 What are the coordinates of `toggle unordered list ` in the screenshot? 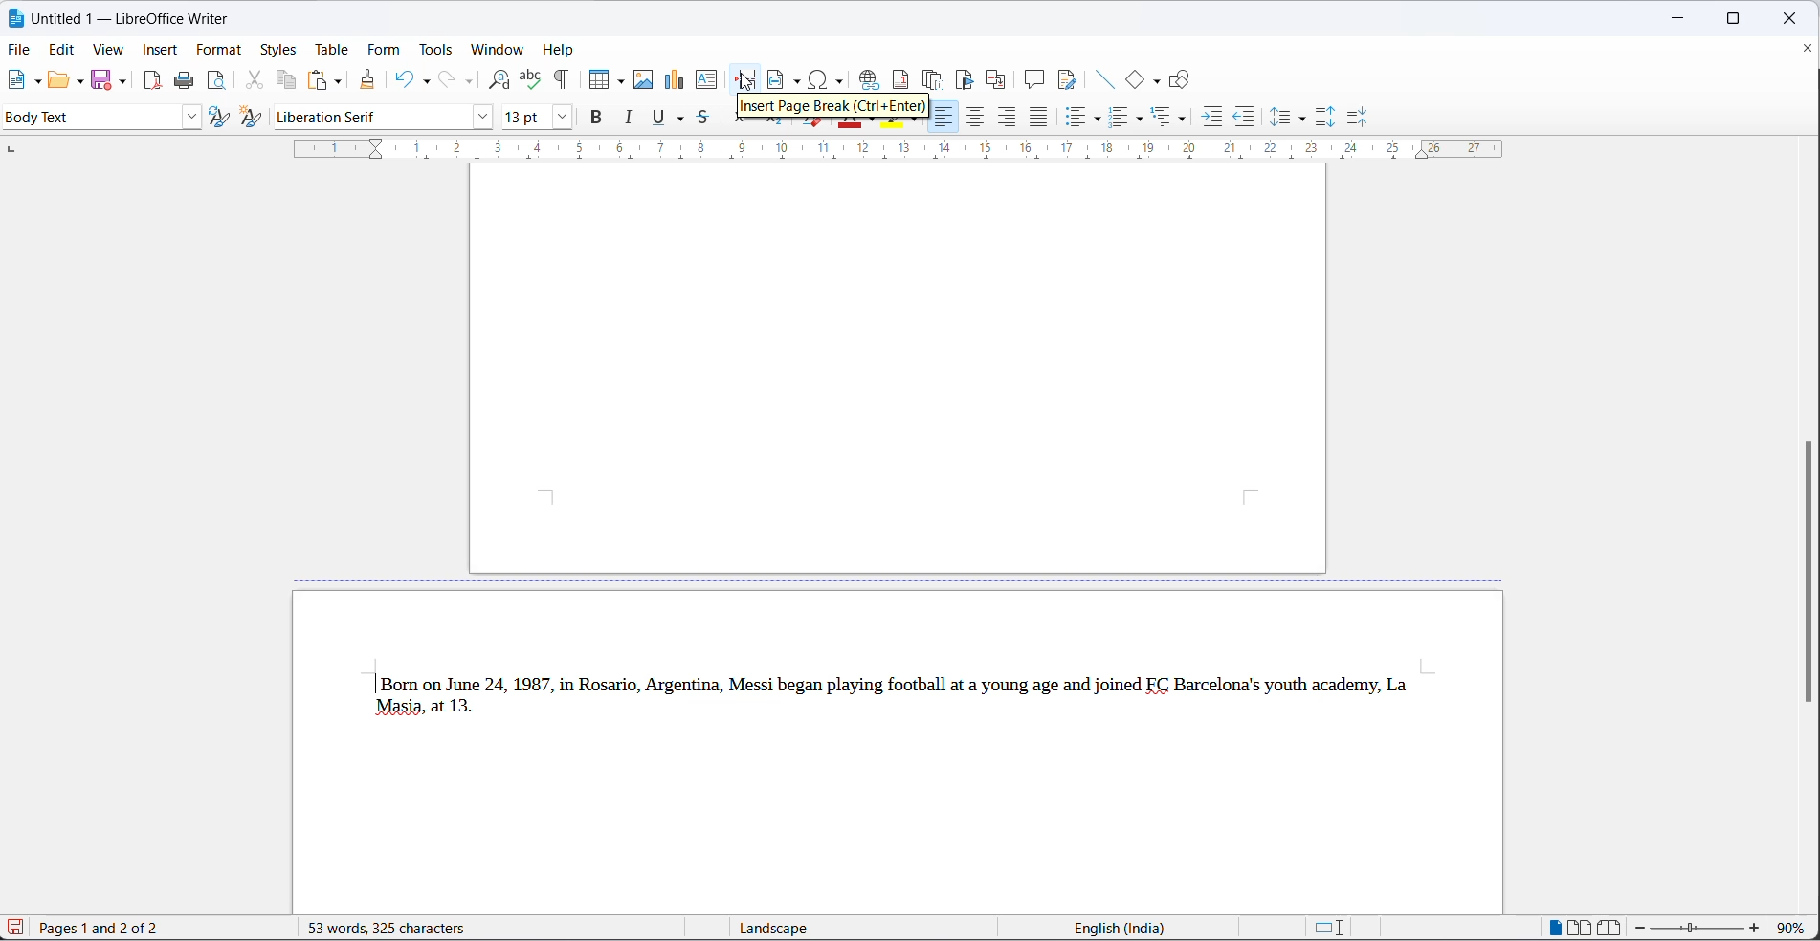 It's located at (1075, 118).